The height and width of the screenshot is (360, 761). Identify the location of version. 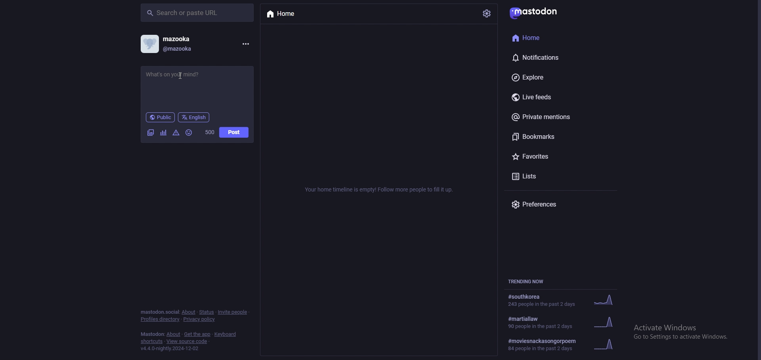
(171, 349).